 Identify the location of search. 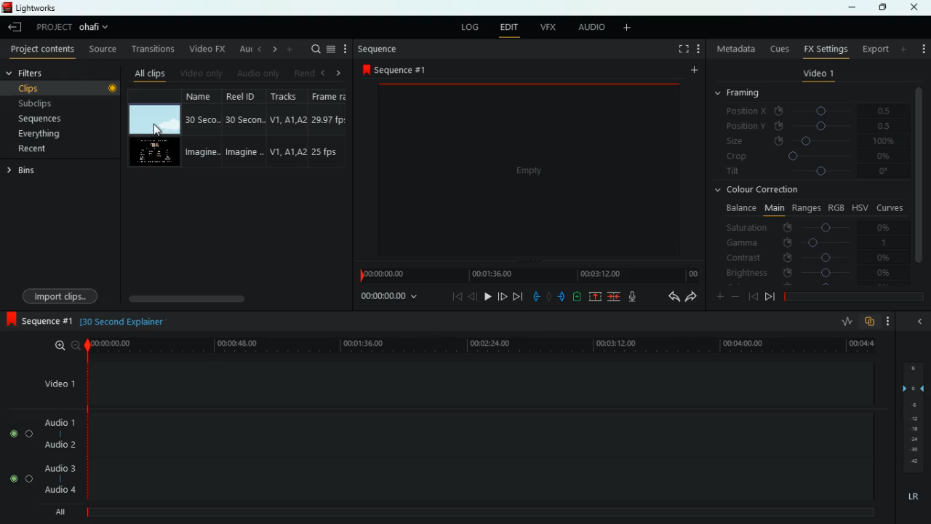
(313, 49).